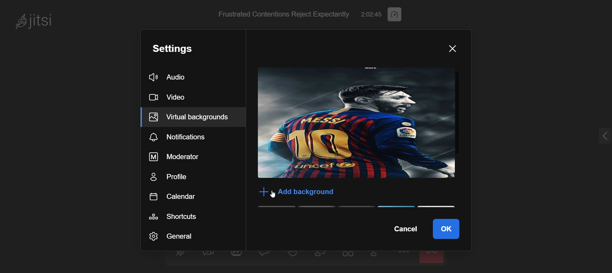  Describe the element at coordinates (266, 254) in the screenshot. I see `chat` at that location.